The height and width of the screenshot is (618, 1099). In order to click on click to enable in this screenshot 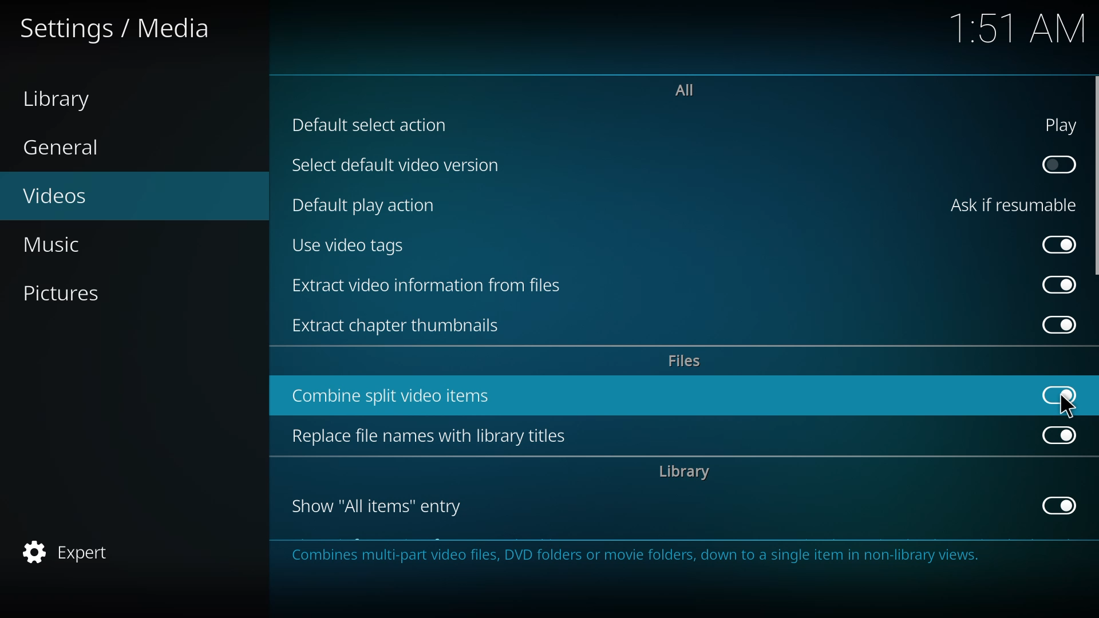, I will do `click(1054, 164)`.